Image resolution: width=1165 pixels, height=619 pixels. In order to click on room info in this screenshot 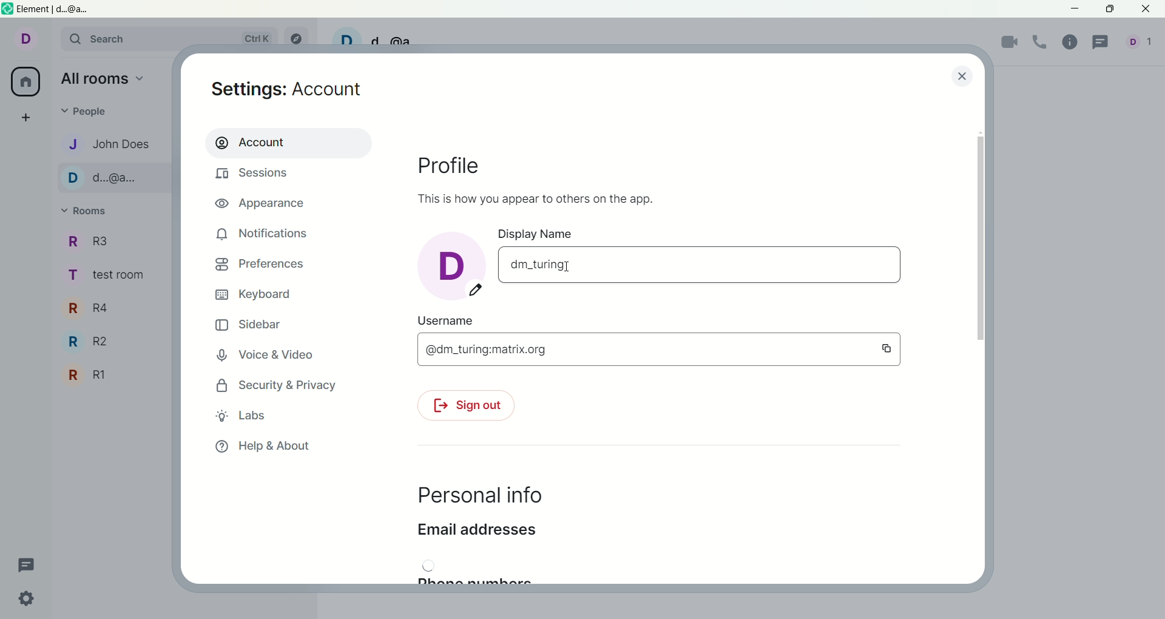, I will do `click(1073, 41)`.